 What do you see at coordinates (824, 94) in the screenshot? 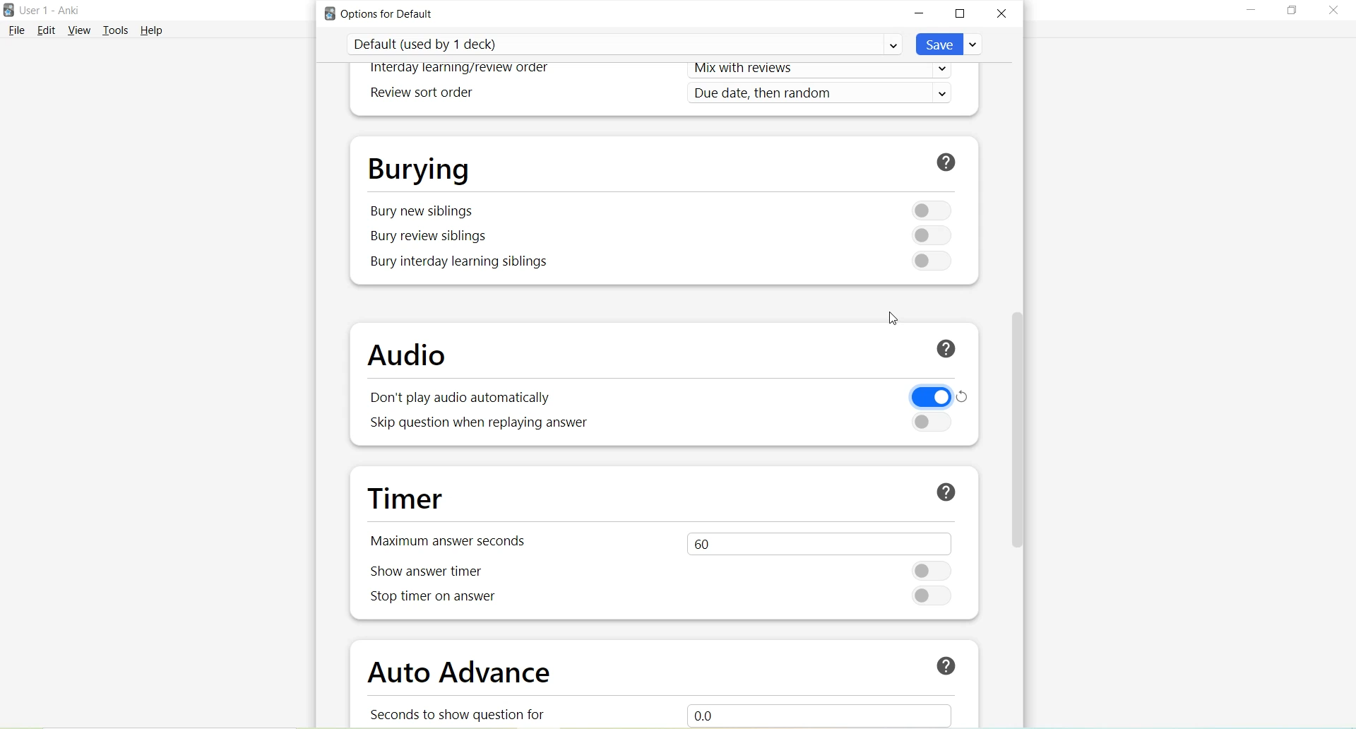
I see `Due date, then random` at bounding box center [824, 94].